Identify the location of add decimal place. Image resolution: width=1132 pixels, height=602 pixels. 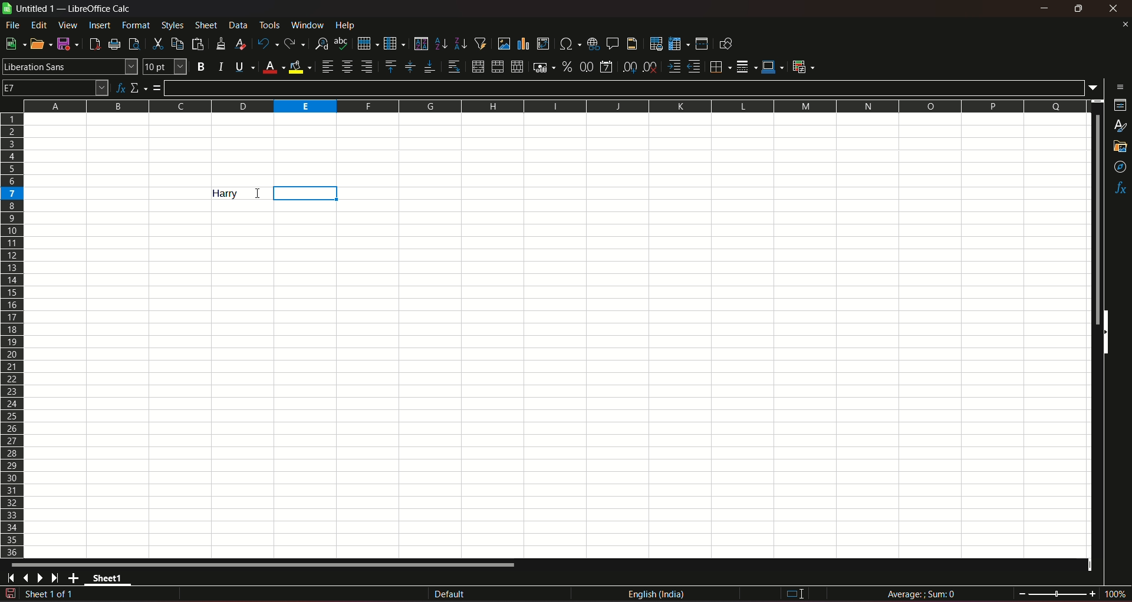
(627, 67).